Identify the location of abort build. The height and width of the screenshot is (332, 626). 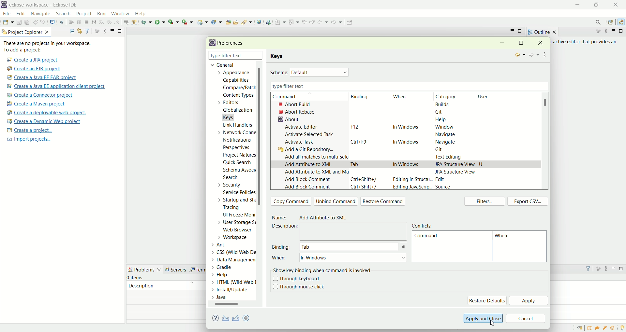
(300, 104).